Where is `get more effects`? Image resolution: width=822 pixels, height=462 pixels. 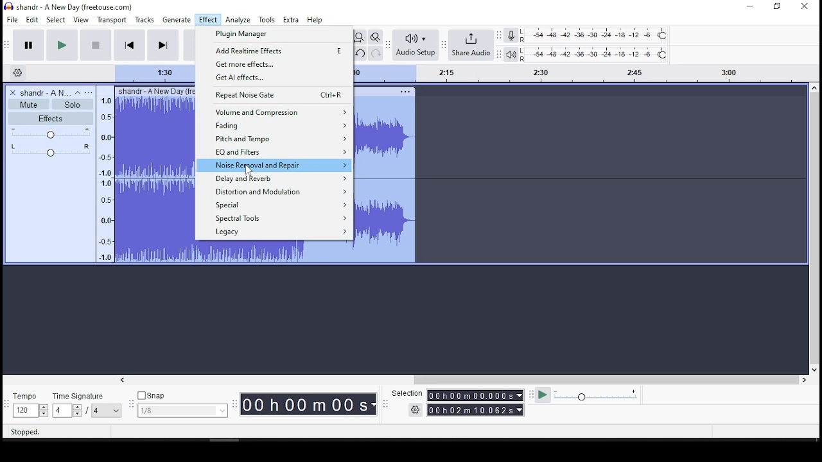
get more effects is located at coordinates (275, 64).